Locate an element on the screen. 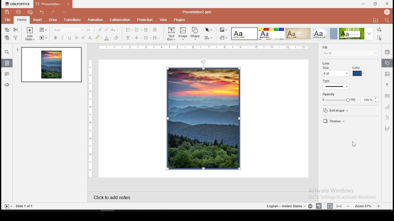 This screenshot has height=221, width=394. font color is located at coordinates (108, 38).